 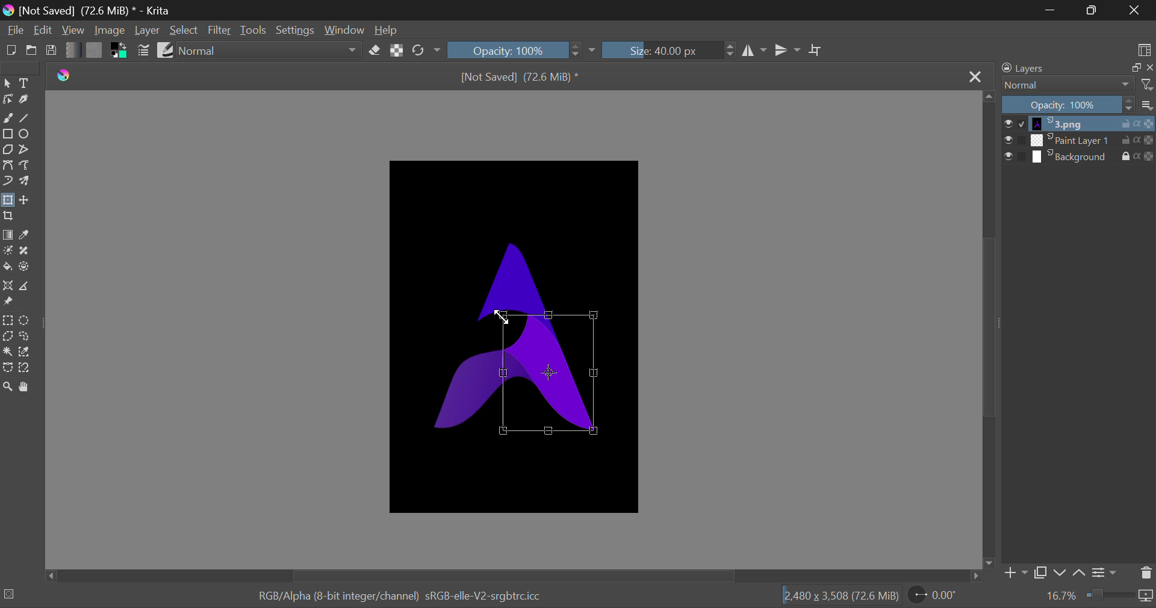 What do you see at coordinates (96, 10) in the screenshot?
I see `[Not Saved] (71.4 MiB) * - Krita` at bounding box center [96, 10].